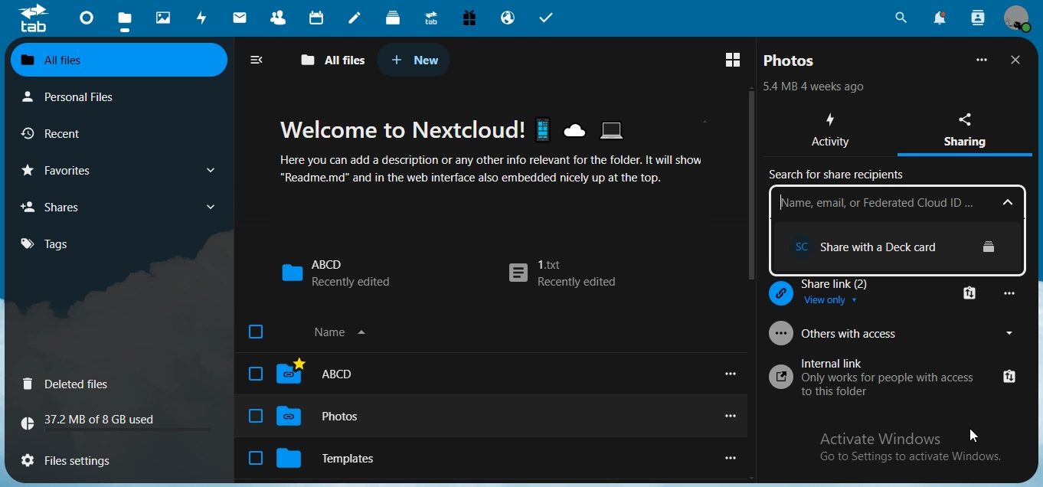  Describe the element at coordinates (260, 60) in the screenshot. I see `close navigation` at that location.